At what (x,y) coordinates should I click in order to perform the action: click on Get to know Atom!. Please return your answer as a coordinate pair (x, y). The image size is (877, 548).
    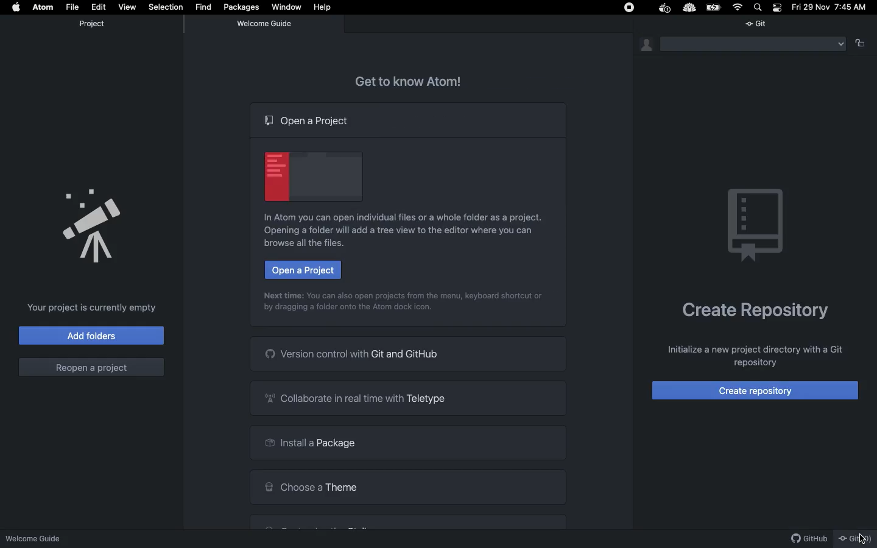
    Looking at the image, I should click on (417, 79).